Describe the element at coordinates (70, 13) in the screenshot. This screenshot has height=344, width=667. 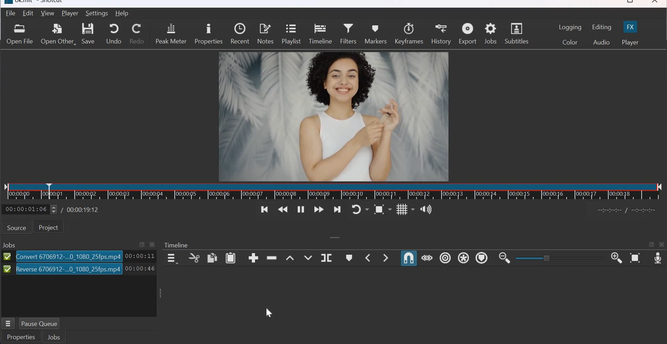
I see `Player` at that location.